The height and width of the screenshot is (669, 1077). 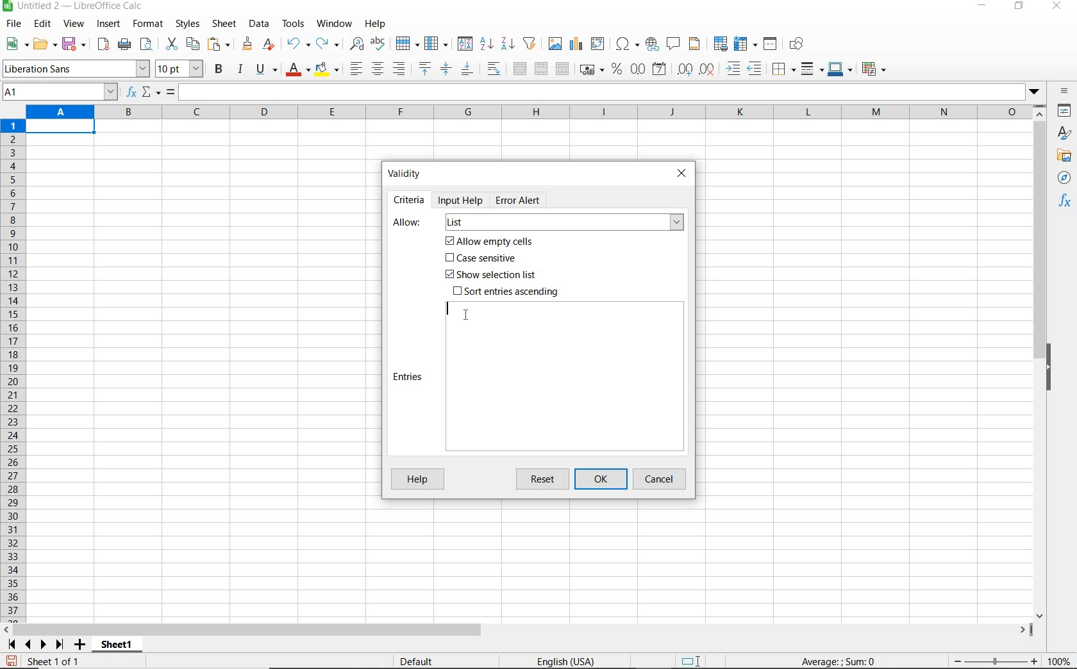 I want to click on border style, so click(x=813, y=69).